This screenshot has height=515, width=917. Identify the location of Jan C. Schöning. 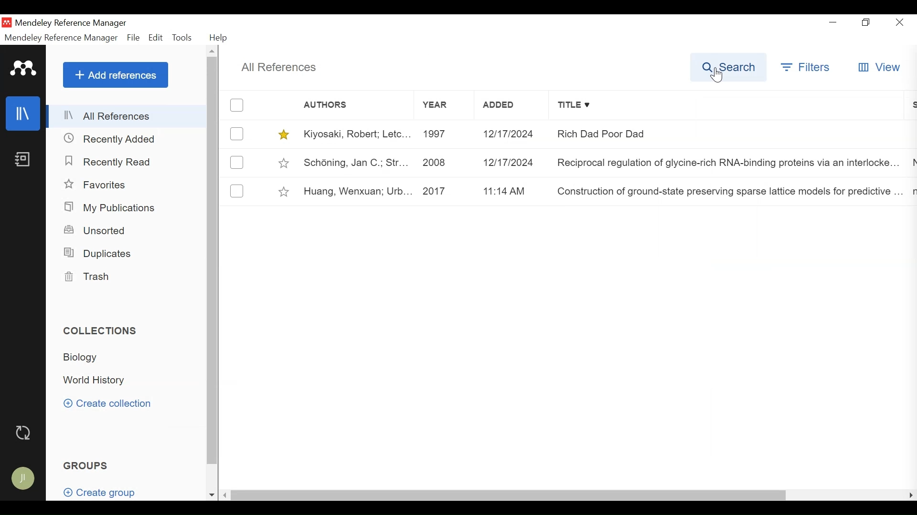
(353, 162).